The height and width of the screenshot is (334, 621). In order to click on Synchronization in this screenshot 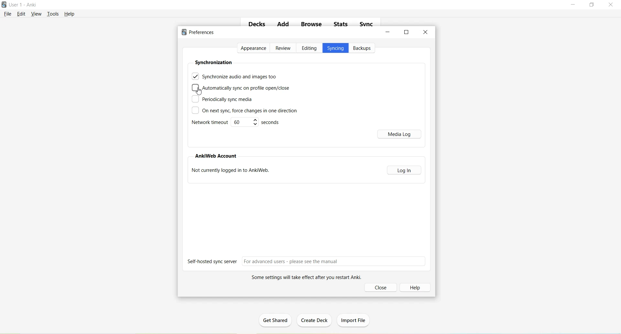, I will do `click(213, 62)`.